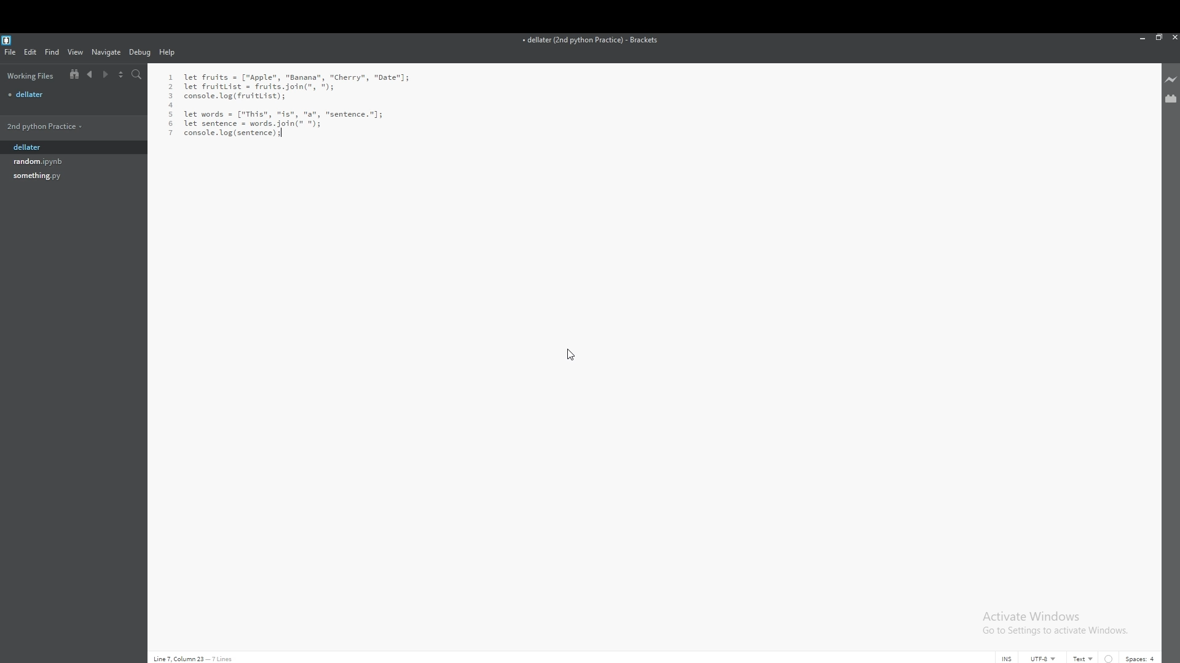 This screenshot has width=1180, height=663. What do you see at coordinates (107, 52) in the screenshot?
I see `navigate` at bounding box center [107, 52].